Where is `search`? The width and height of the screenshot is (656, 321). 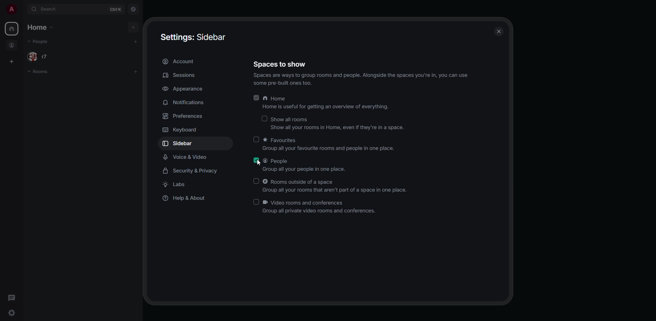
search is located at coordinates (50, 10).